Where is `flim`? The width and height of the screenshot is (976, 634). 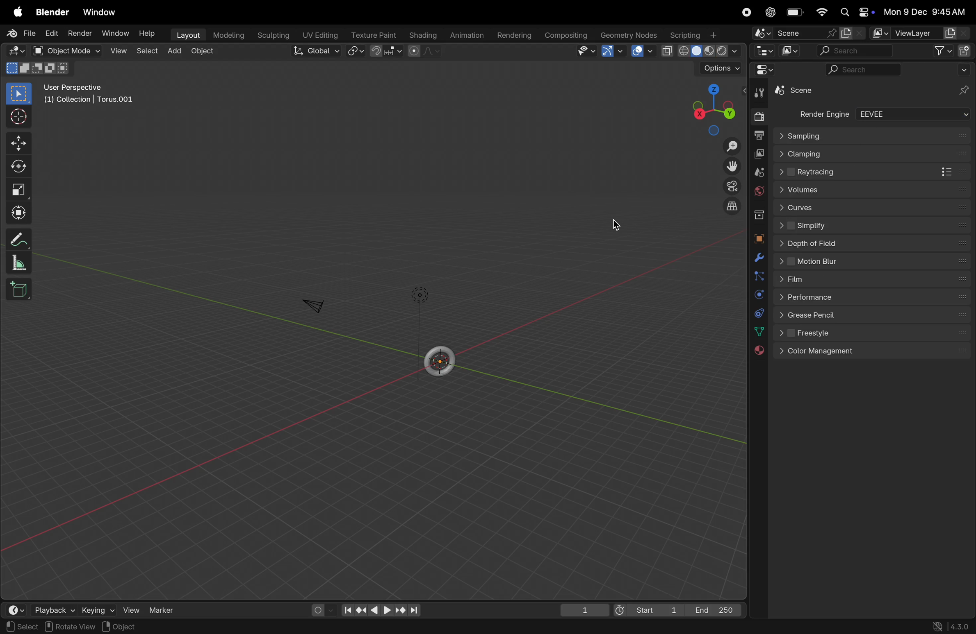 flim is located at coordinates (873, 280).